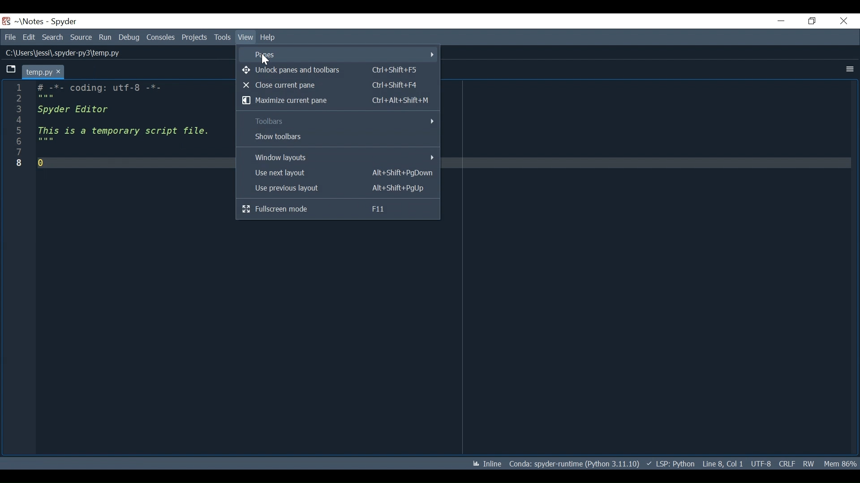  Describe the element at coordinates (9, 37) in the screenshot. I see `File` at that location.